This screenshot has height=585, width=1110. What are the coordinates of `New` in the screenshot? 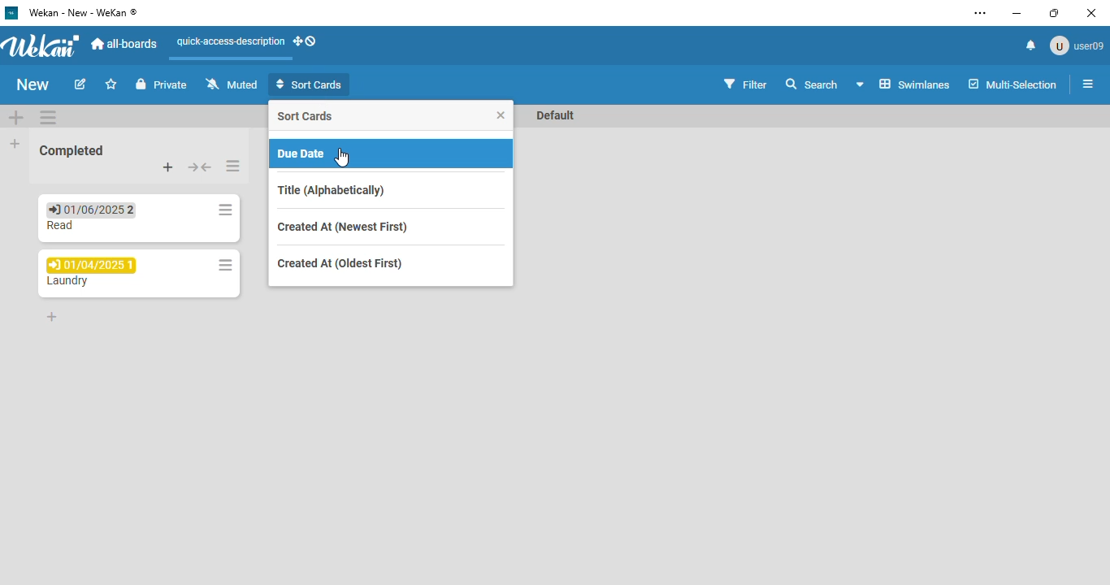 It's located at (31, 85).